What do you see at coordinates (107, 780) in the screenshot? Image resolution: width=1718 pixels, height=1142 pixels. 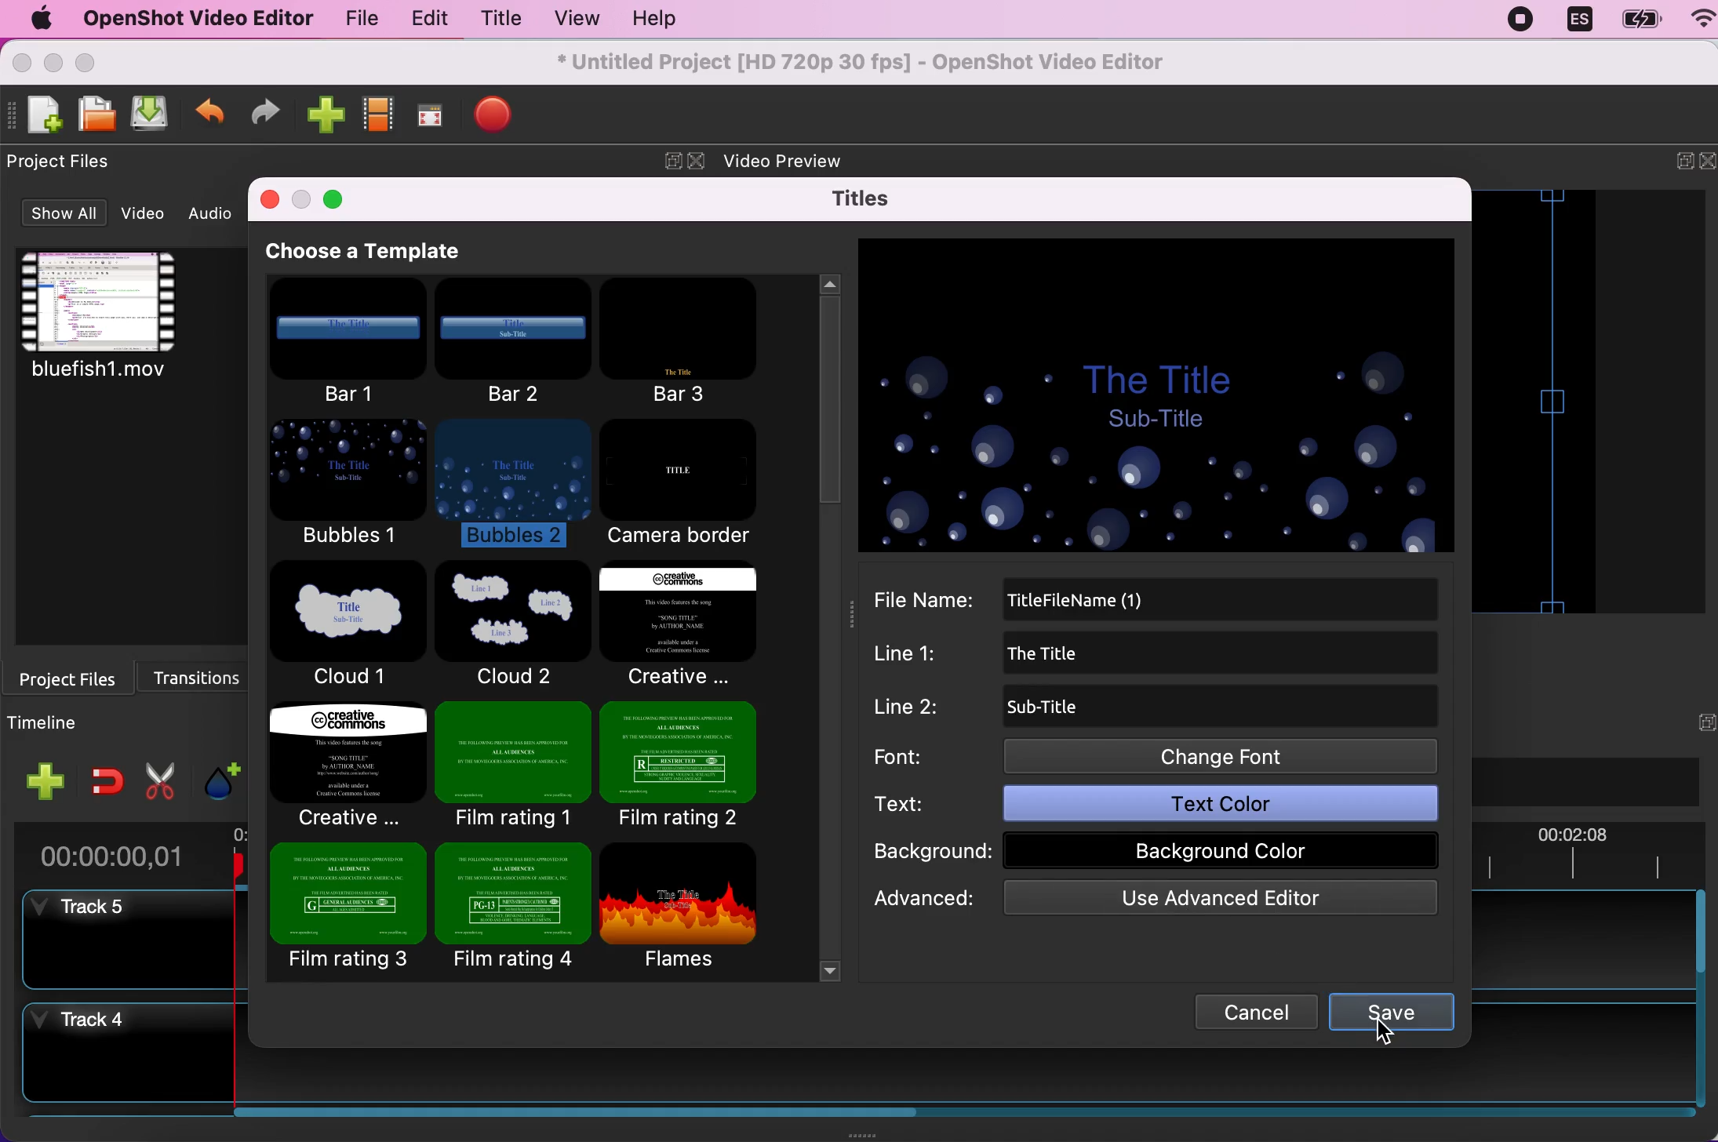 I see `enable snapping` at bounding box center [107, 780].